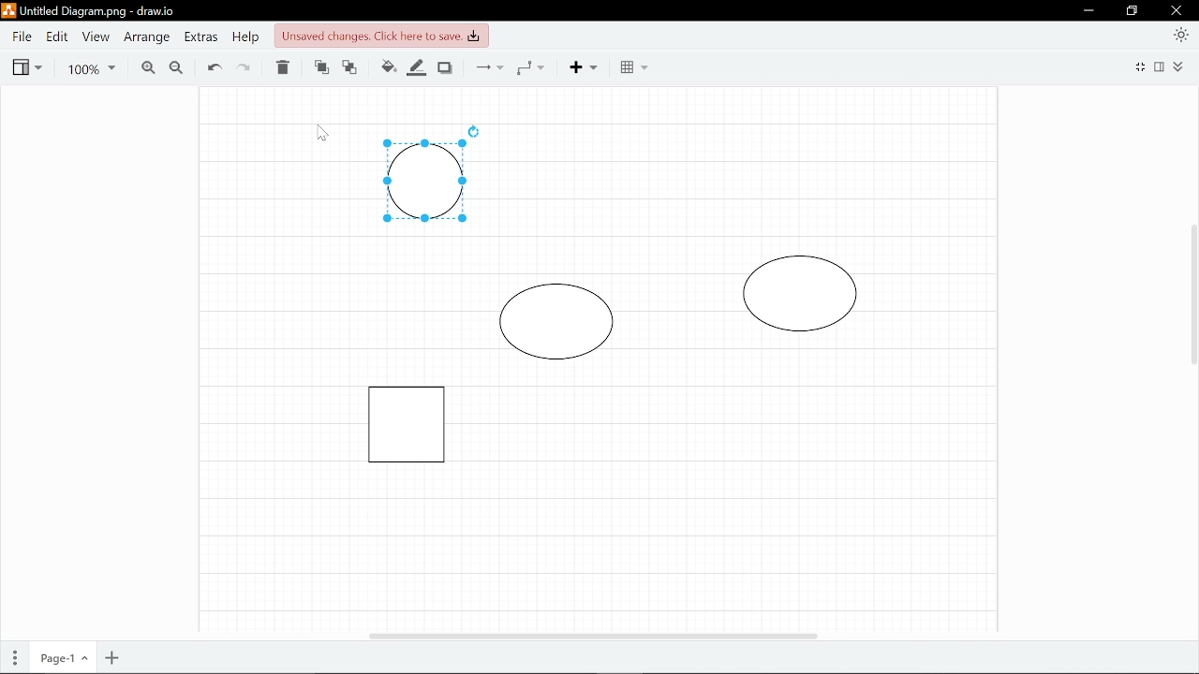 The height and width of the screenshot is (674, 1199). Describe the element at coordinates (594, 636) in the screenshot. I see `Horizontal scrollbar` at that location.